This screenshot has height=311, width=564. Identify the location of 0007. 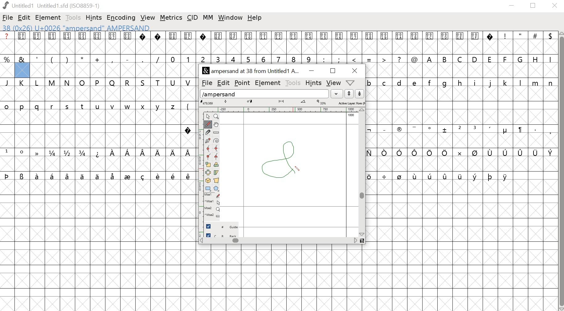
(113, 42).